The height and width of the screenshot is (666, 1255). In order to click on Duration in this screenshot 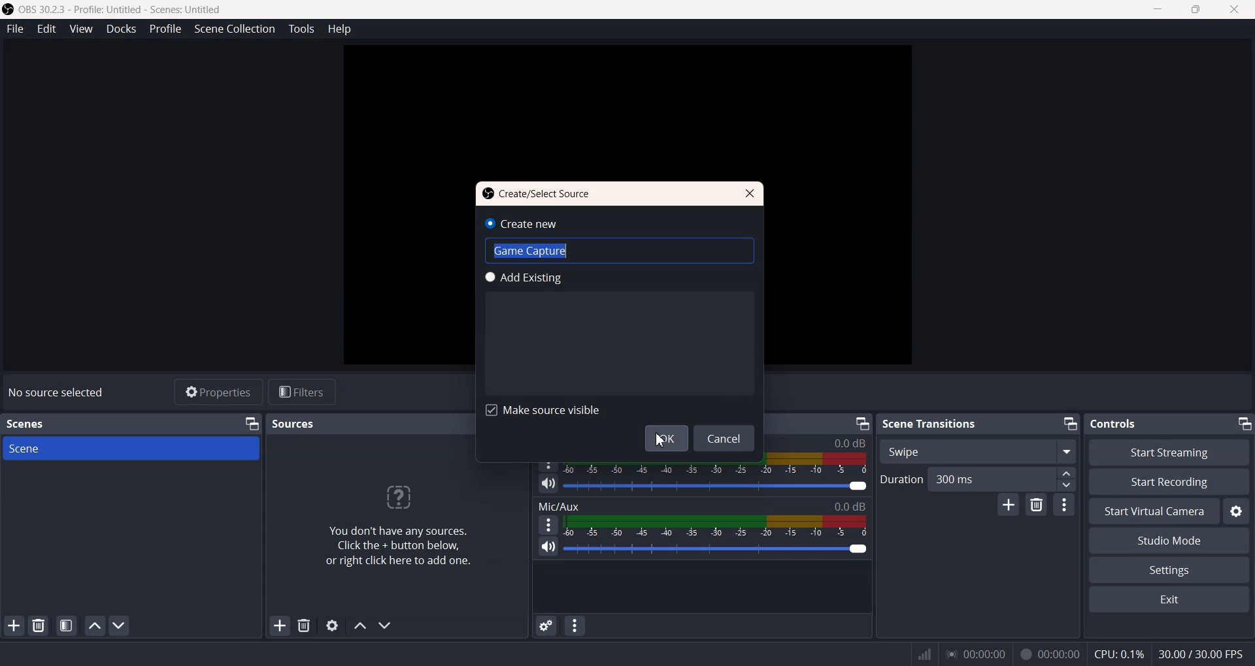, I will do `click(978, 479)`.